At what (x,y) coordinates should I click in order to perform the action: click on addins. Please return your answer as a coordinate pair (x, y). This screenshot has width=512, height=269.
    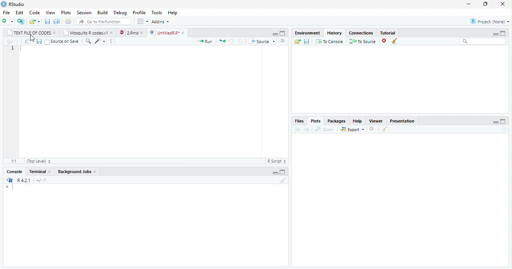
    Looking at the image, I should click on (162, 21).